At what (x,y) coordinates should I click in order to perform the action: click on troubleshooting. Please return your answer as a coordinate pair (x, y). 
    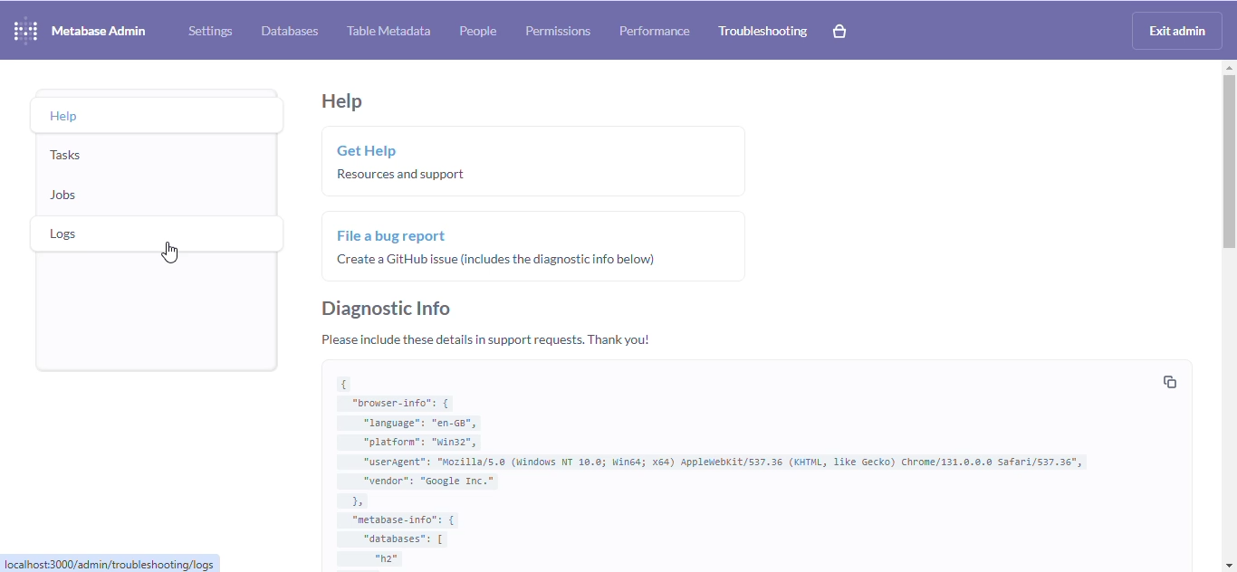
    Looking at the image, I should click on (763, 32).